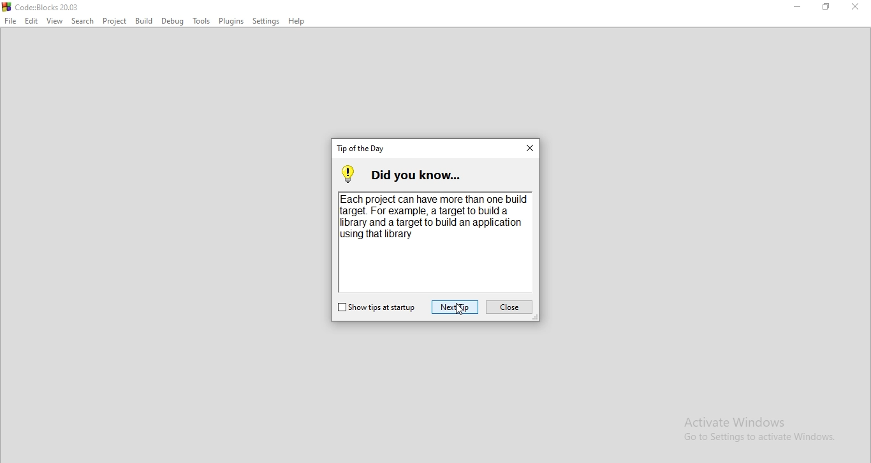 This screenshot has width=871, height=463. Describe the element at coordinates (267, 22) in the screenshot. I see `Settings ` at that location.